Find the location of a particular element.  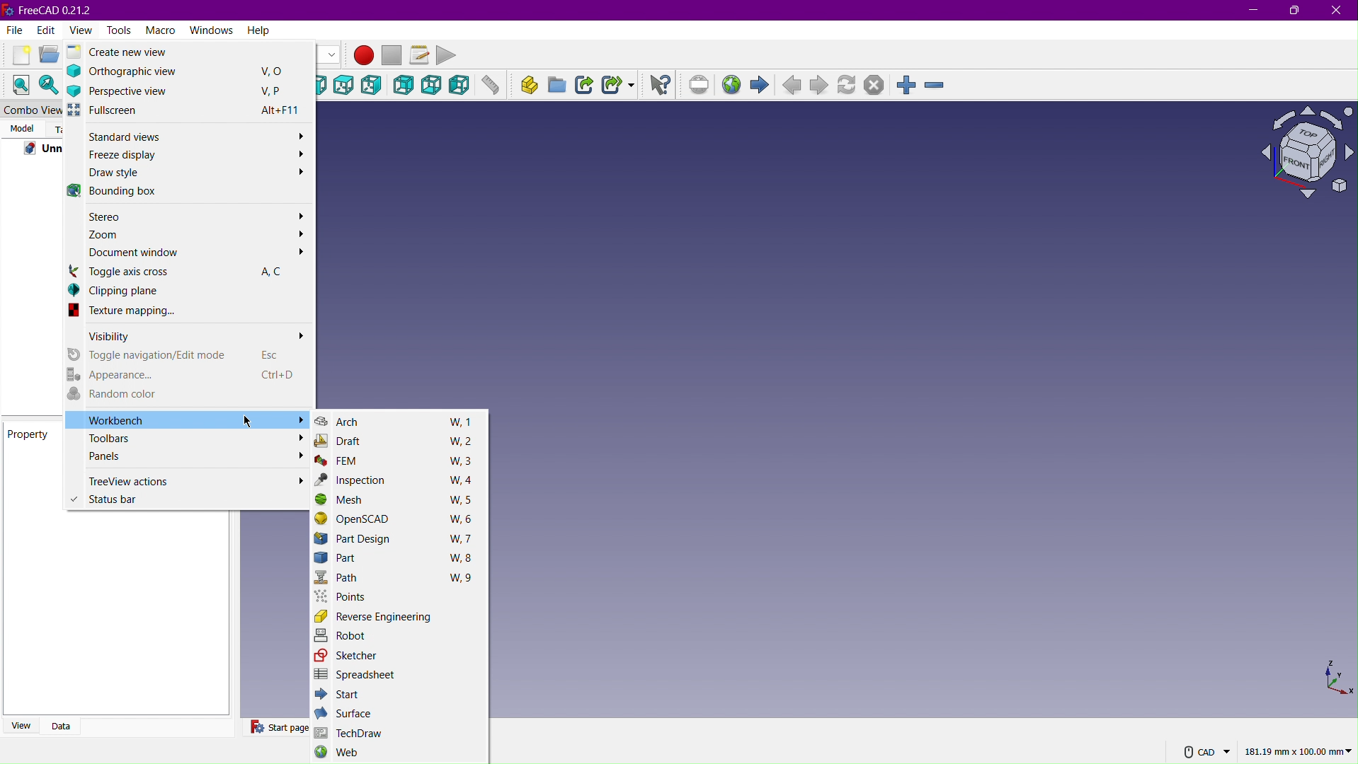

OpenSCAD W, 6 is located at coordinates (401, 521).